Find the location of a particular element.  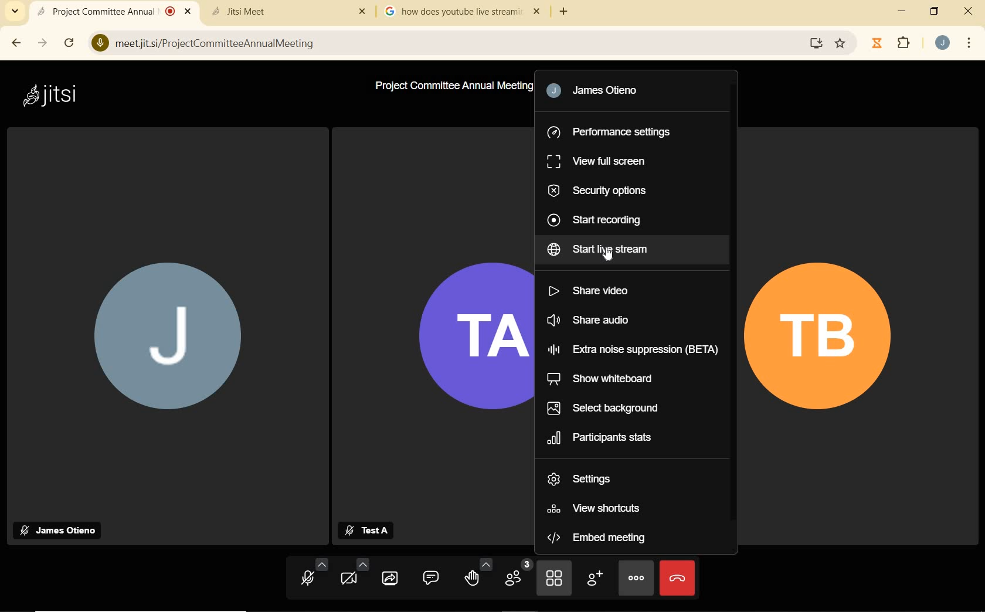

reload is located at coordinates (73, 45).